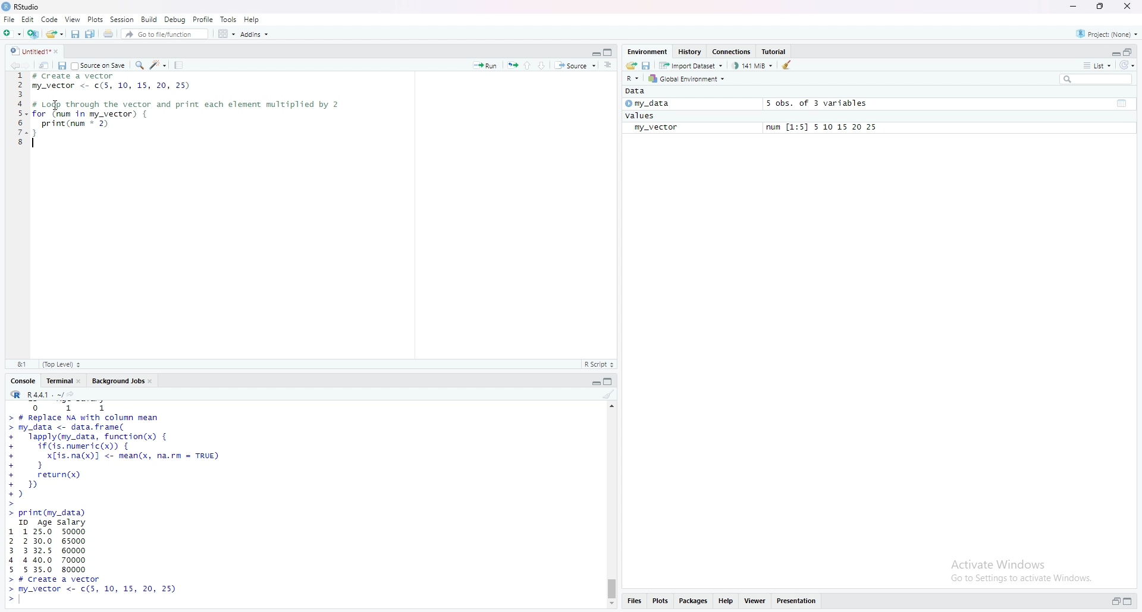 The image size is (1142, 612). What do you see at coordinates (577, 65) in the screenshot?
I see `source the content of active document` at bounding box center [577, 65].